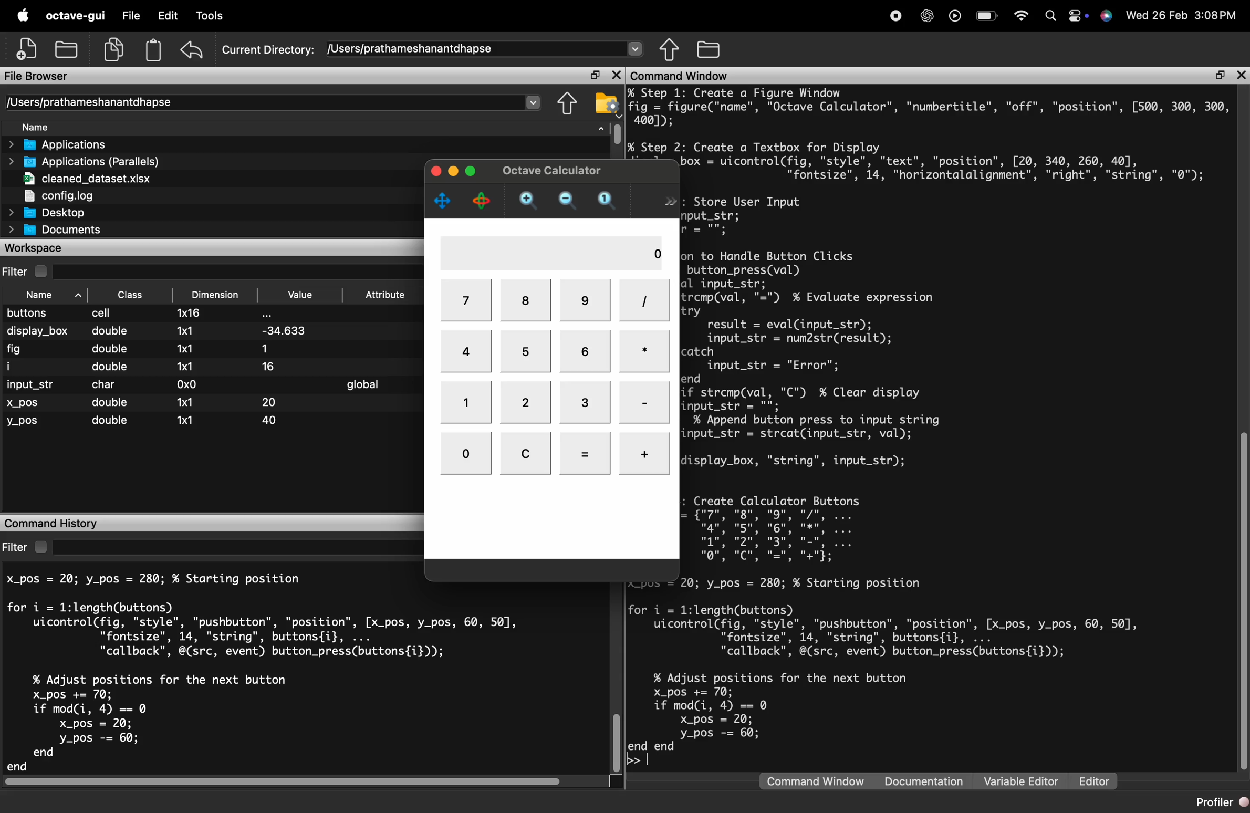 This screenshot has height=813, width=1250. I want to click on 1x1, so click(189, 403).